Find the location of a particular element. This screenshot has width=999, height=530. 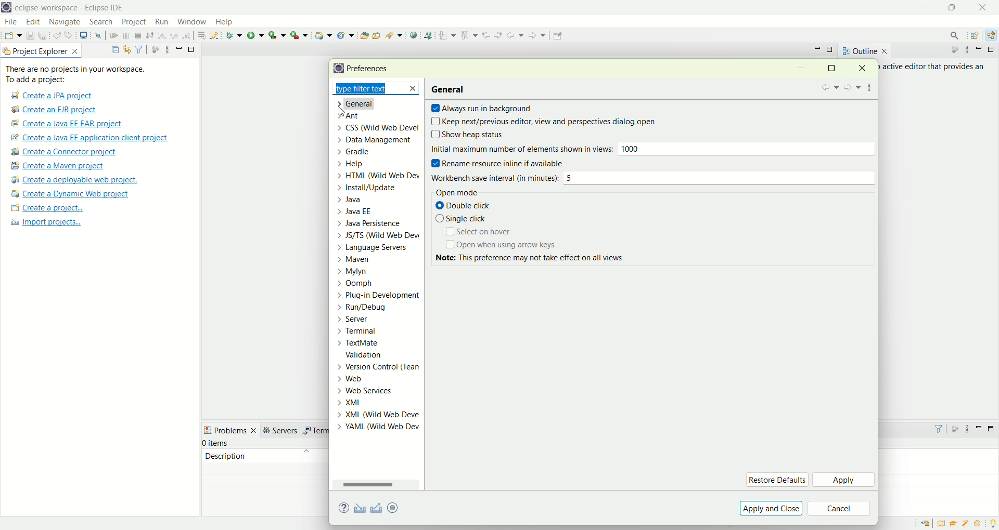

open perspective is located at coordinates (976, 36).